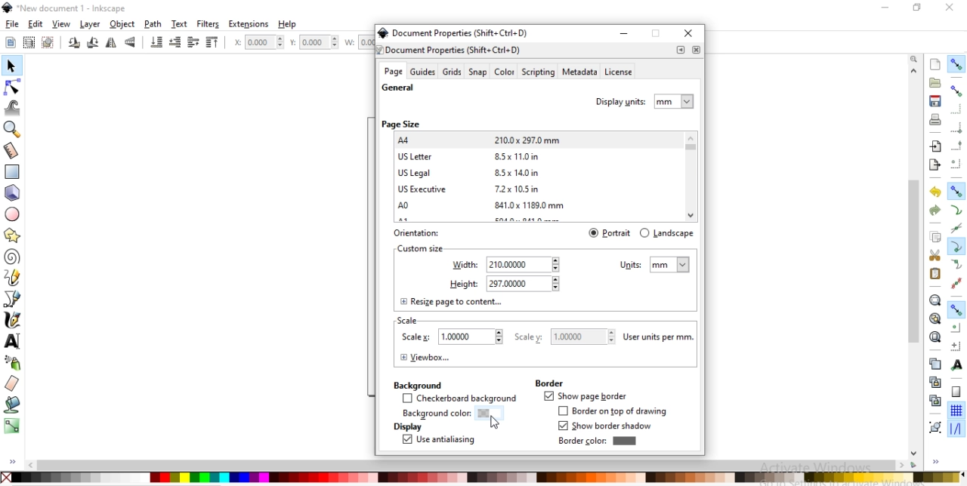  I want to click on open a document, so click(934, 82).